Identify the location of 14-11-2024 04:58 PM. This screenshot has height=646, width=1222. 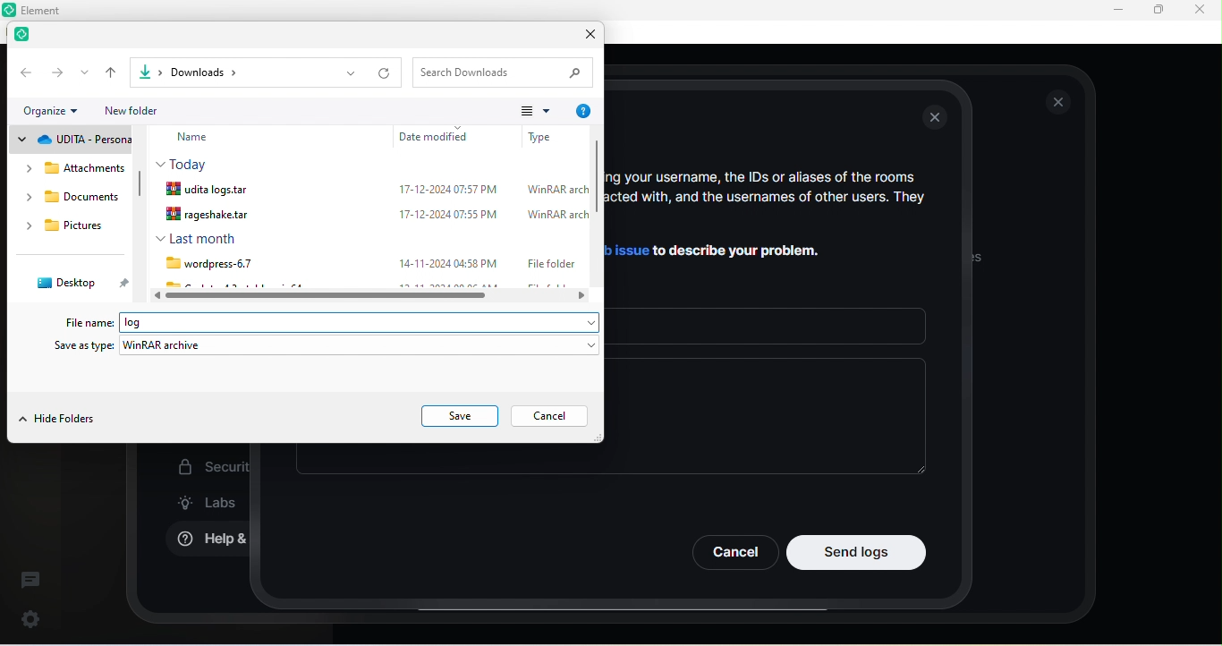
(449, 262).